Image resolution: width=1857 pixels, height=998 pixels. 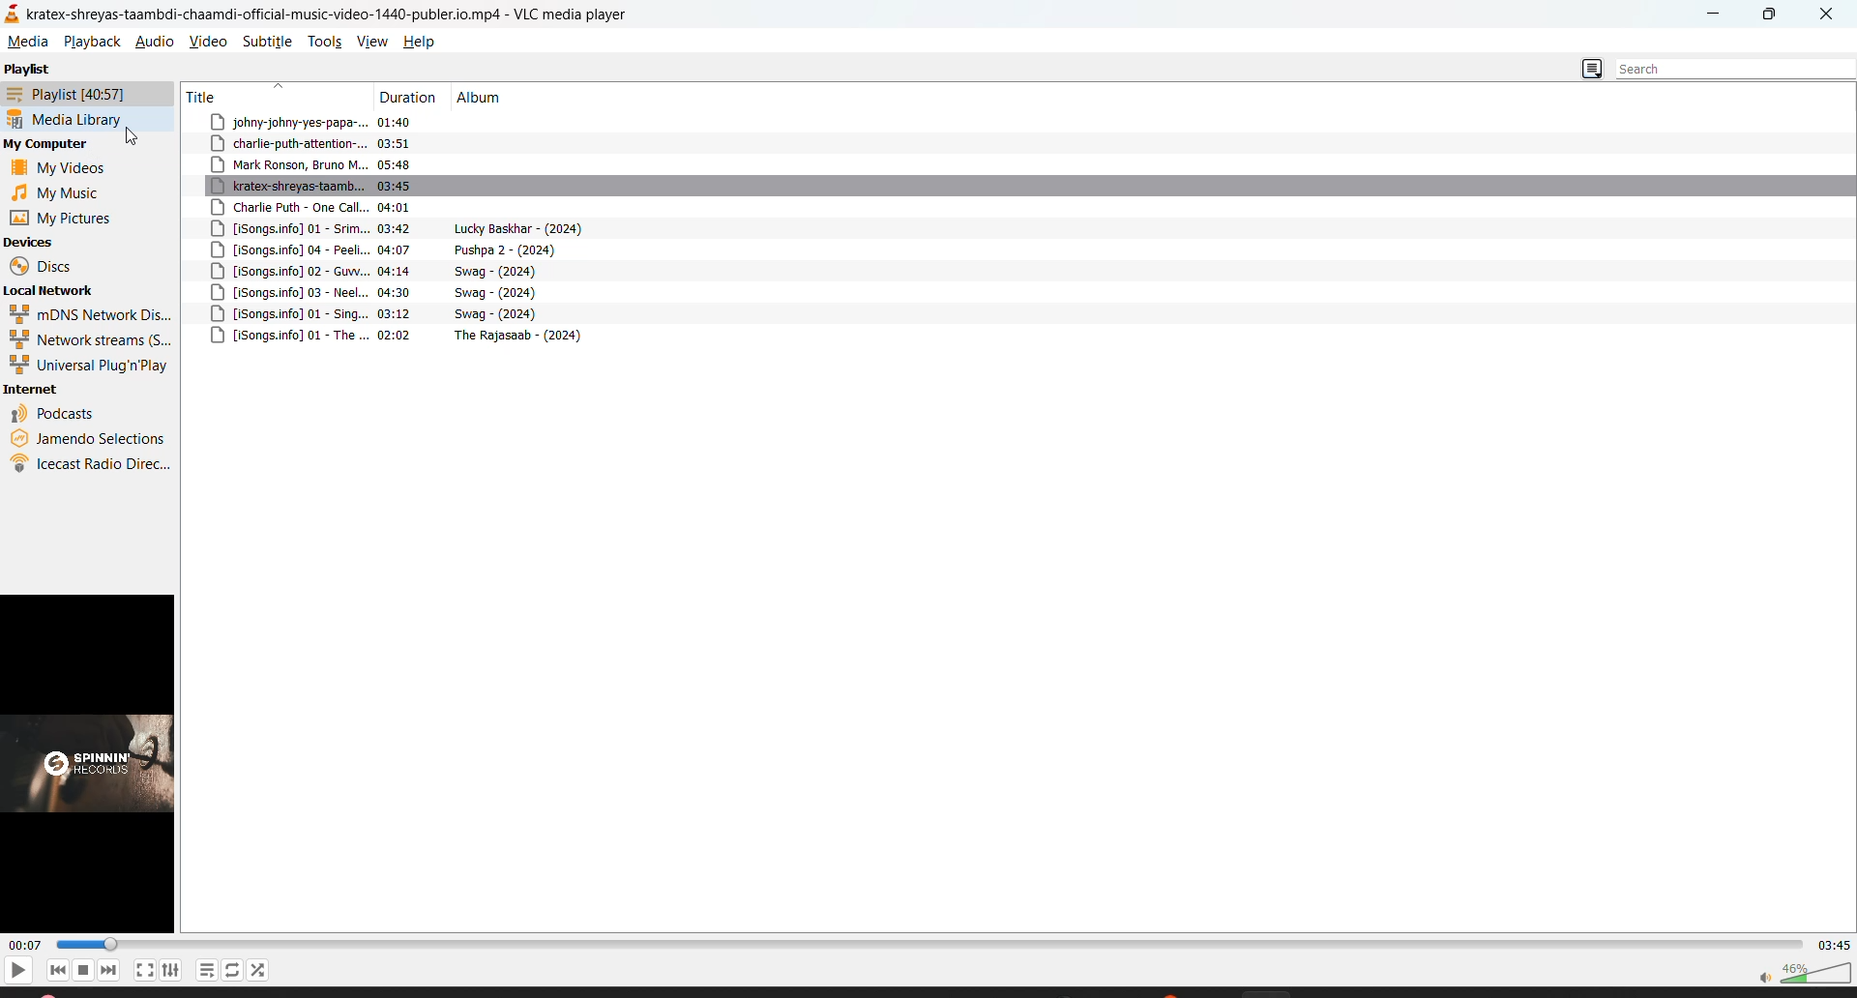 I want to click on help, so click(x=418, y=42).